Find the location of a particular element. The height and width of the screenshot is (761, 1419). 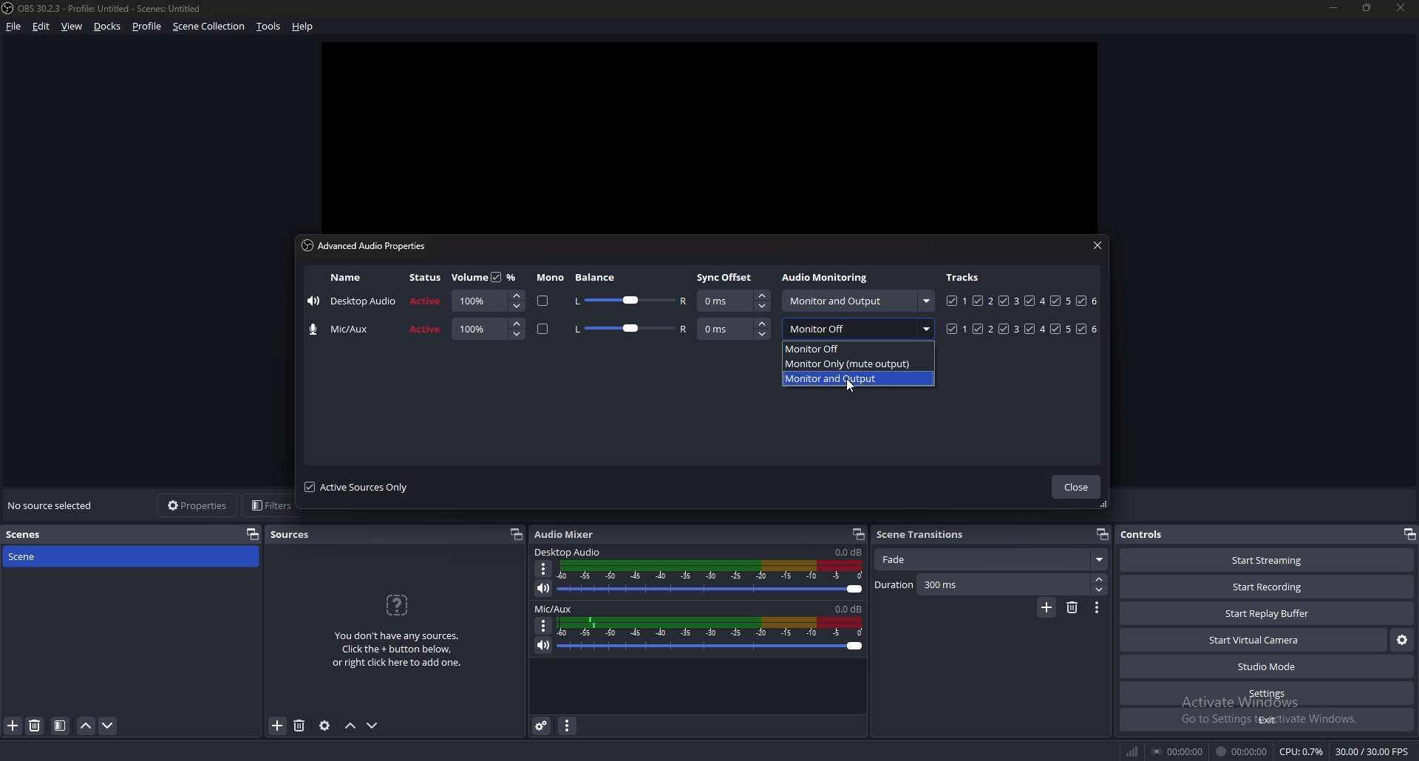

scene is located at coordinates (38, 556).